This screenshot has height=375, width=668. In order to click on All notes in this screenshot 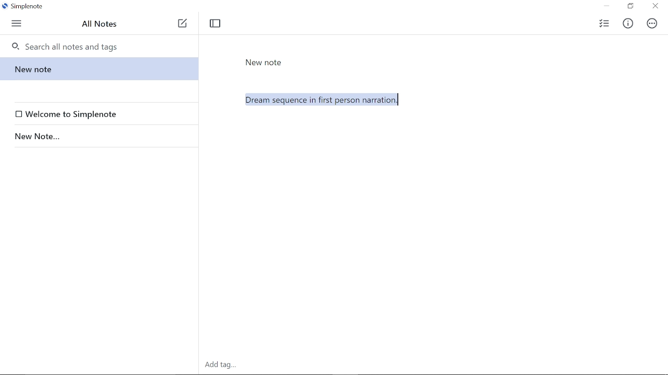, I will do `click(100, 23)`.